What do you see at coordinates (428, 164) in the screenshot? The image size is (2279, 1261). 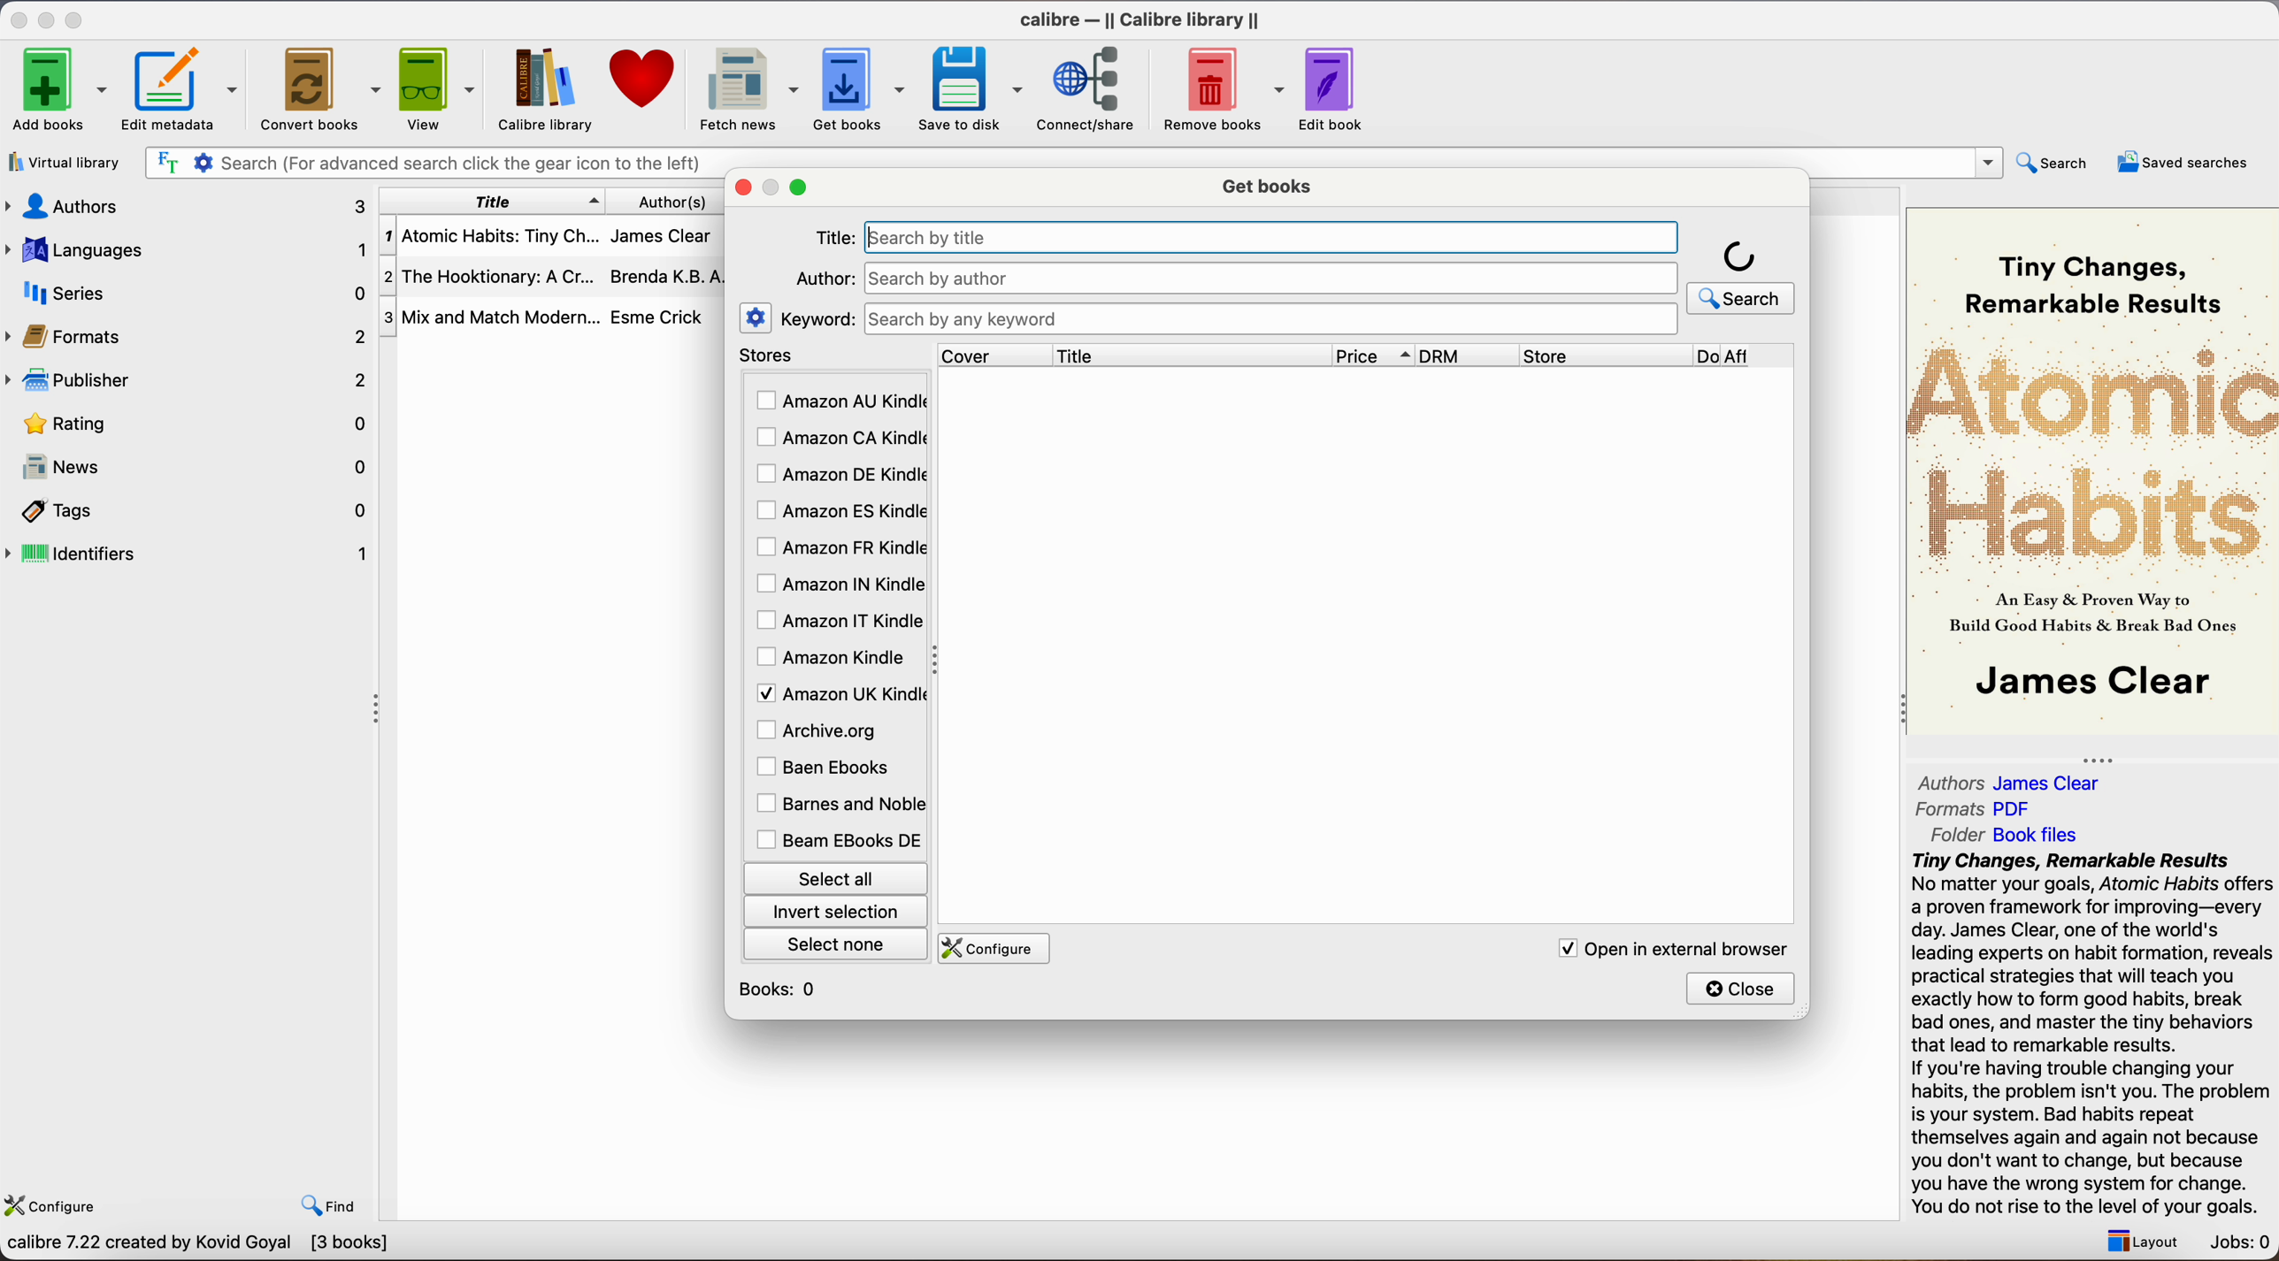 I see `search bar` at bounding box center [428, 164].